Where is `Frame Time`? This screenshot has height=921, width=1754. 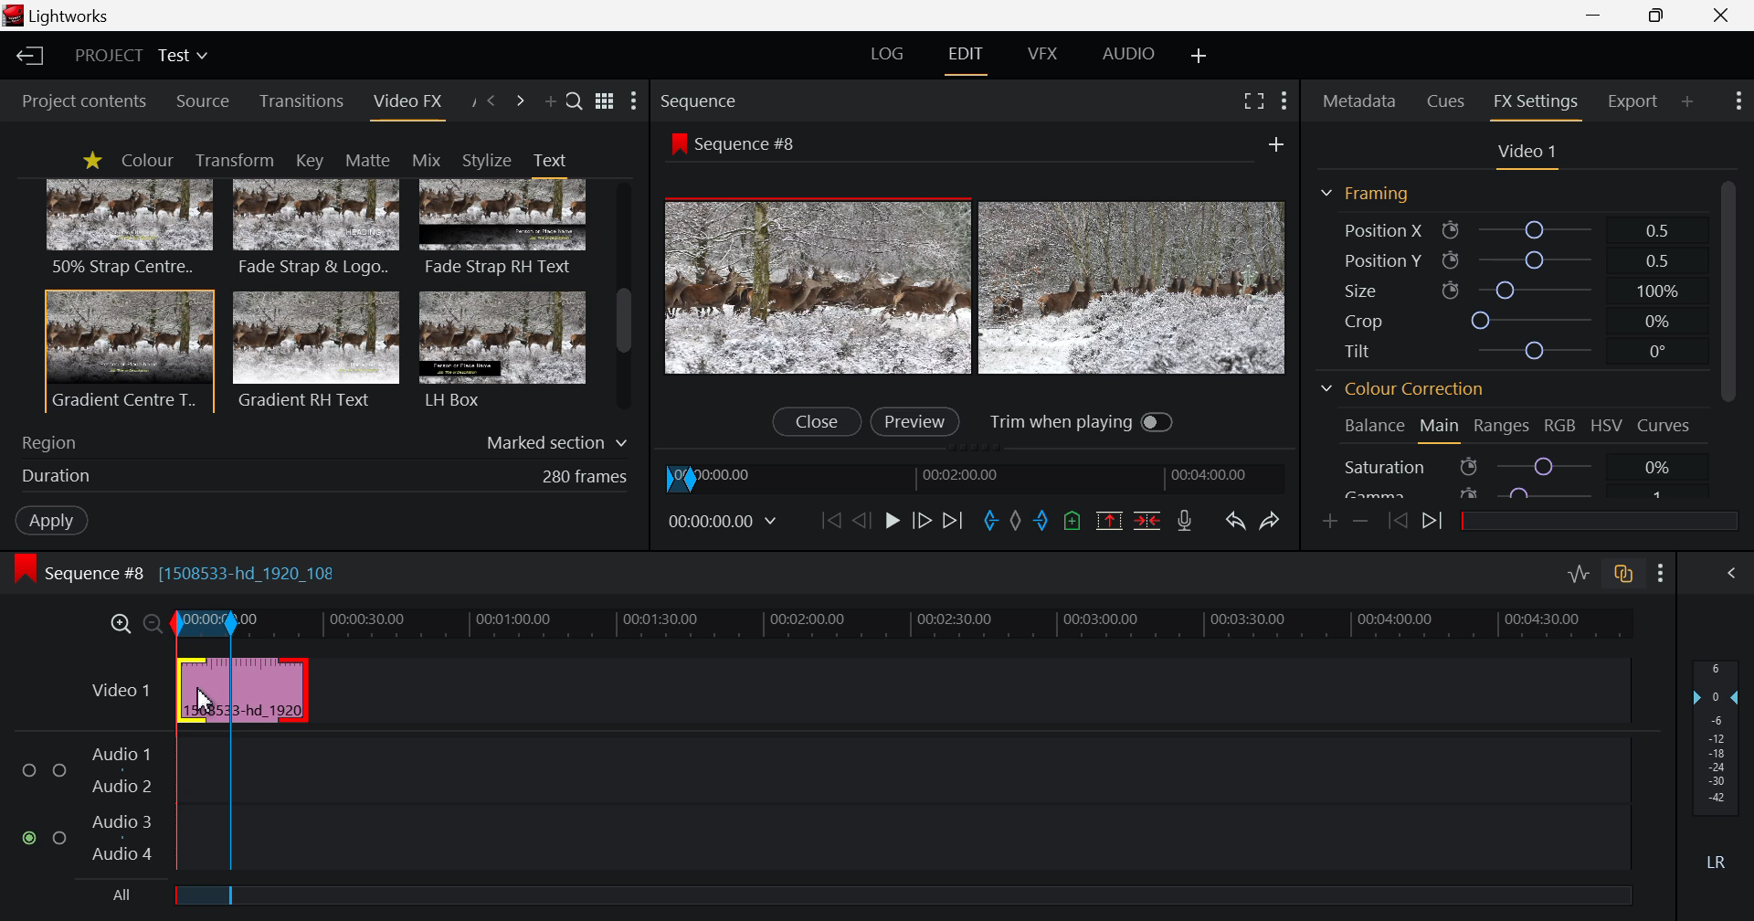 Frame Time is located at coordinates (727, 522).